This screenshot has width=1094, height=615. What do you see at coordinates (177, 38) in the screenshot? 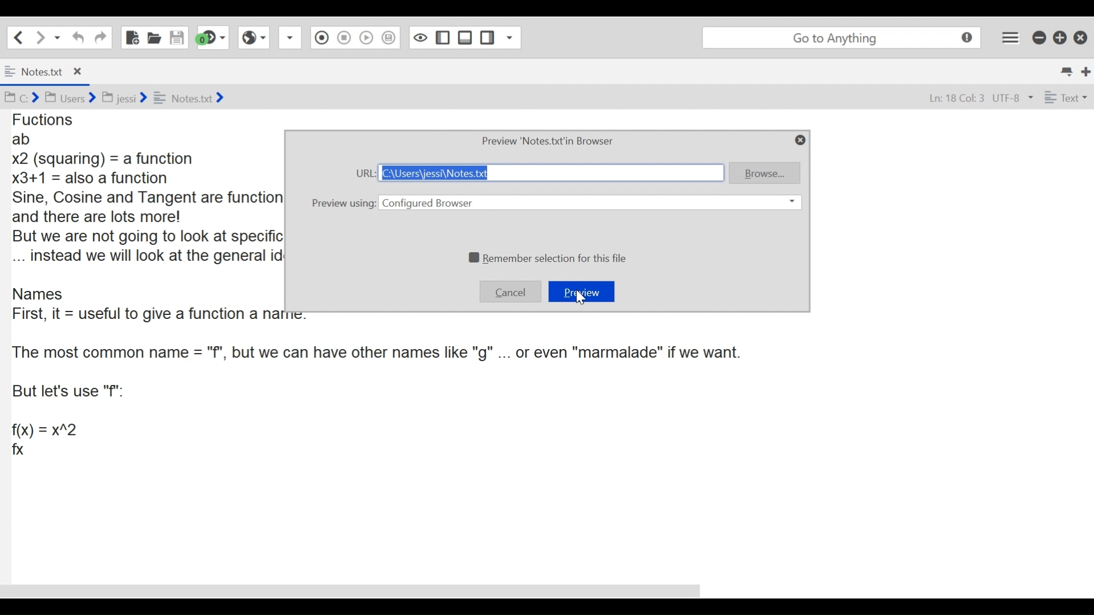
I see `Save file` at bounding box center [177, 38].